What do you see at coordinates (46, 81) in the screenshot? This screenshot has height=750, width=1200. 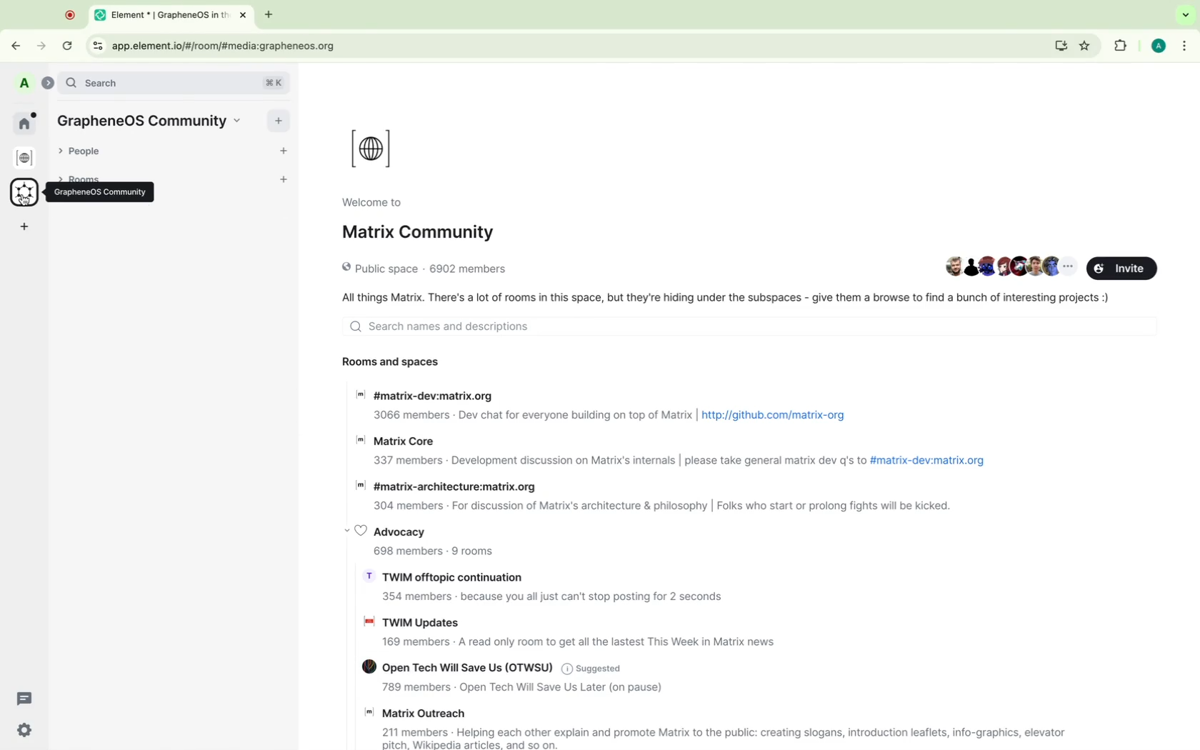 I see `expand` at bounding box center [46, 81].